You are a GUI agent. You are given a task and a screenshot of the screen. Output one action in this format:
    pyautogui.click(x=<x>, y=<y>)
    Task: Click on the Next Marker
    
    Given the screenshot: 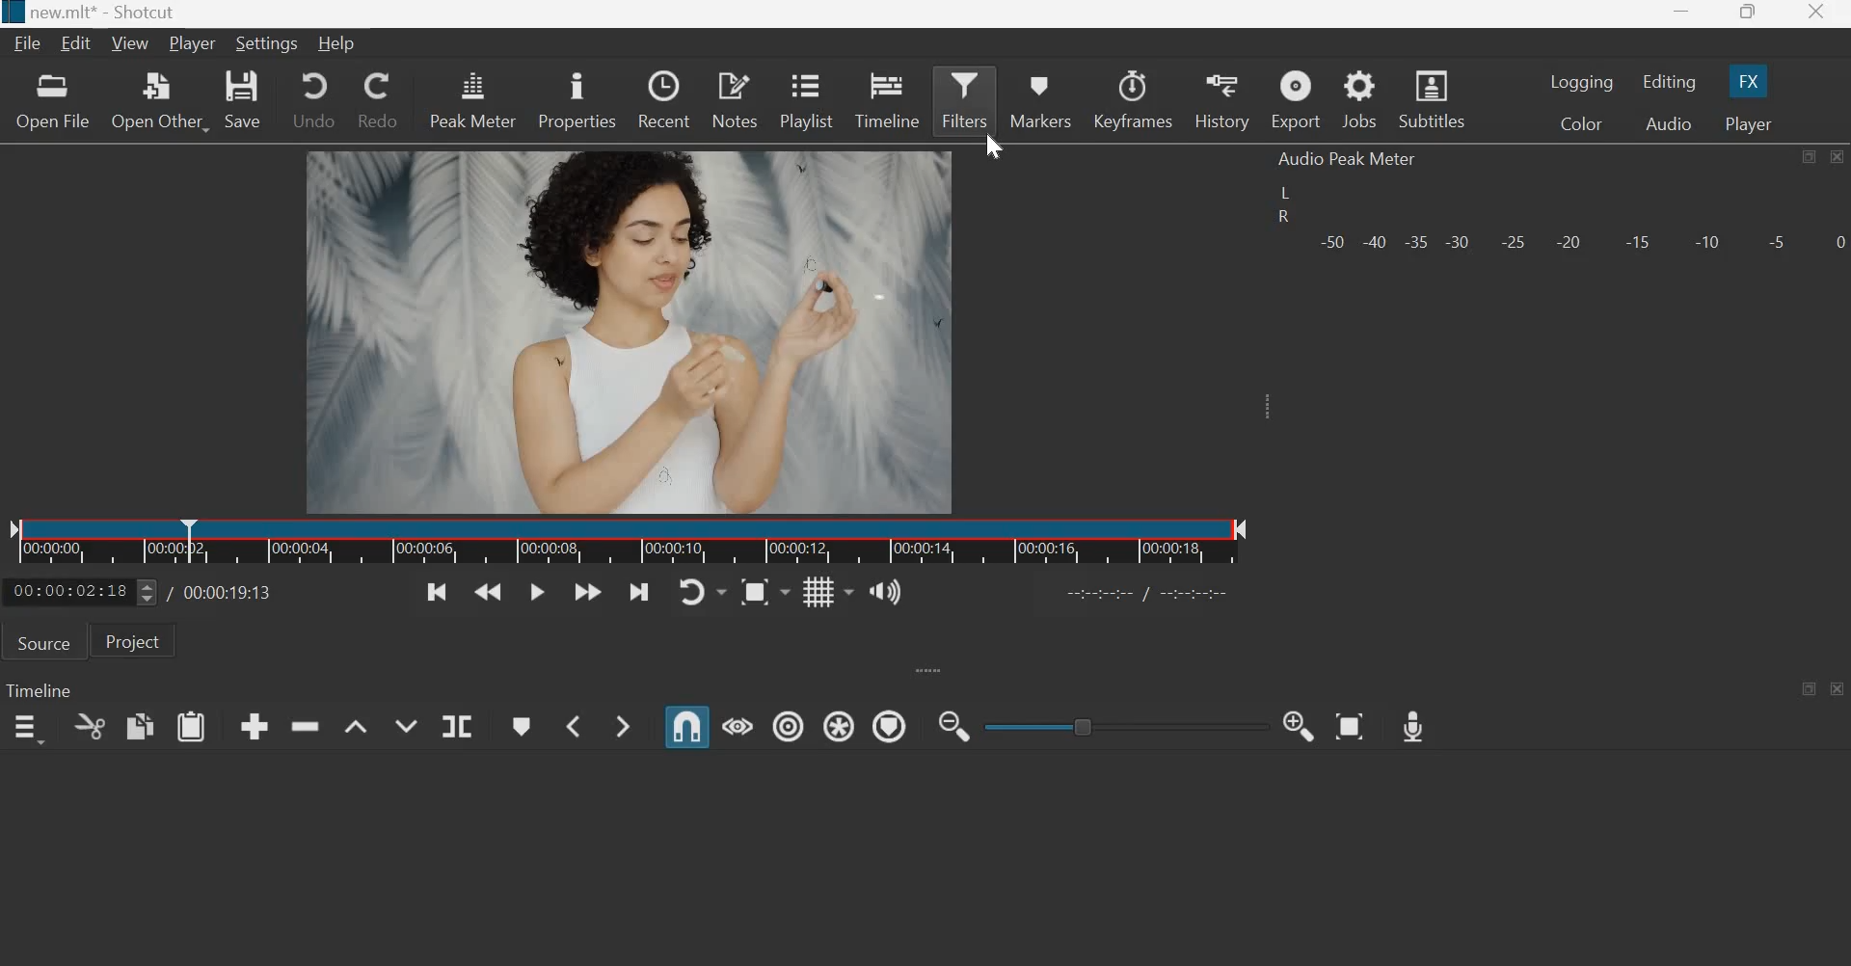 What is the action you would take?
    pyautogui.click(x=623, y=726)
    